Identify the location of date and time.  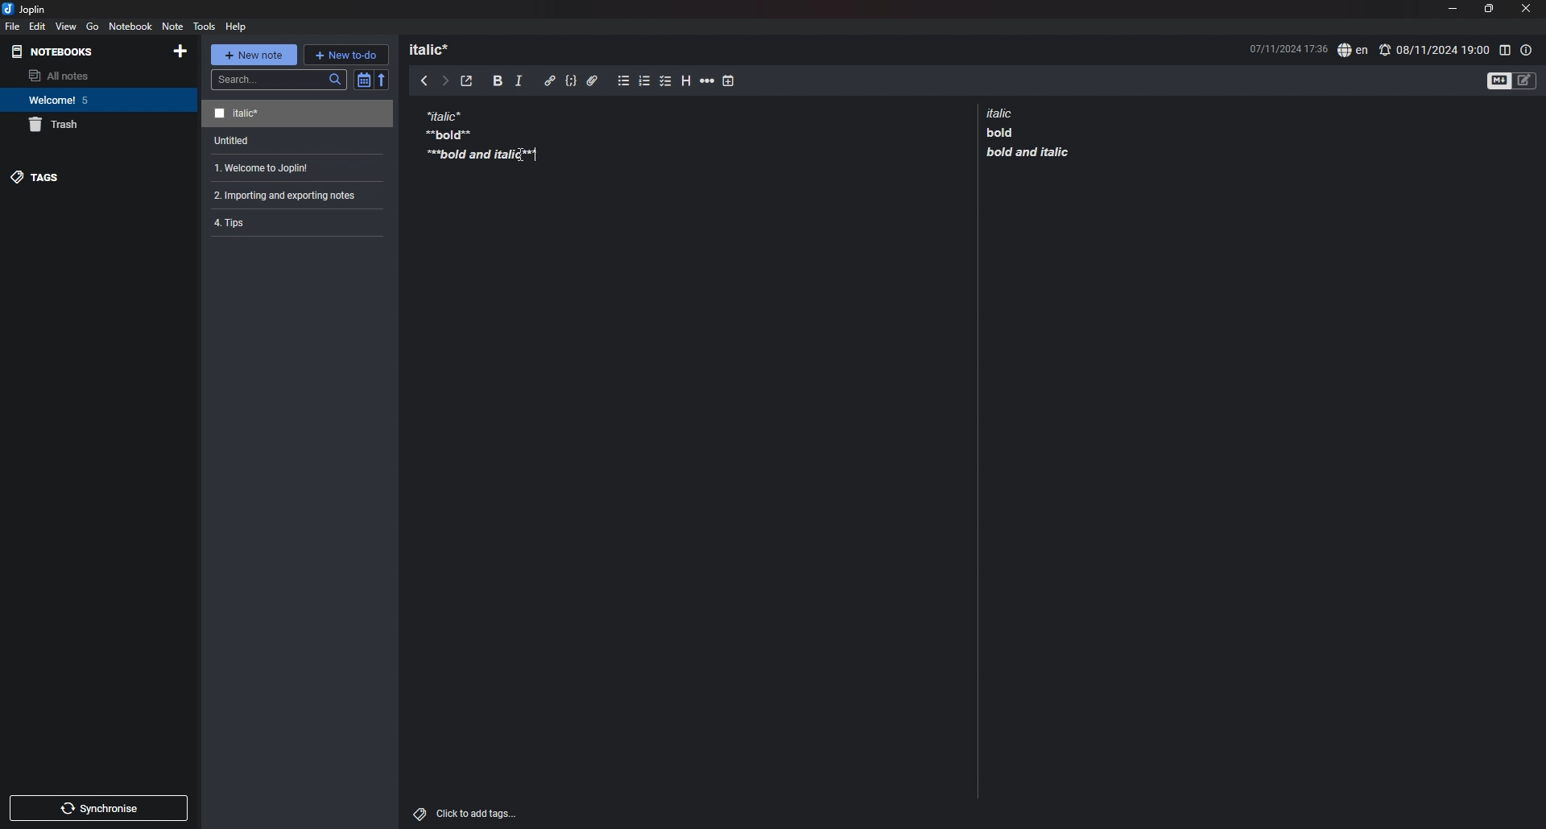
(1288, 47).